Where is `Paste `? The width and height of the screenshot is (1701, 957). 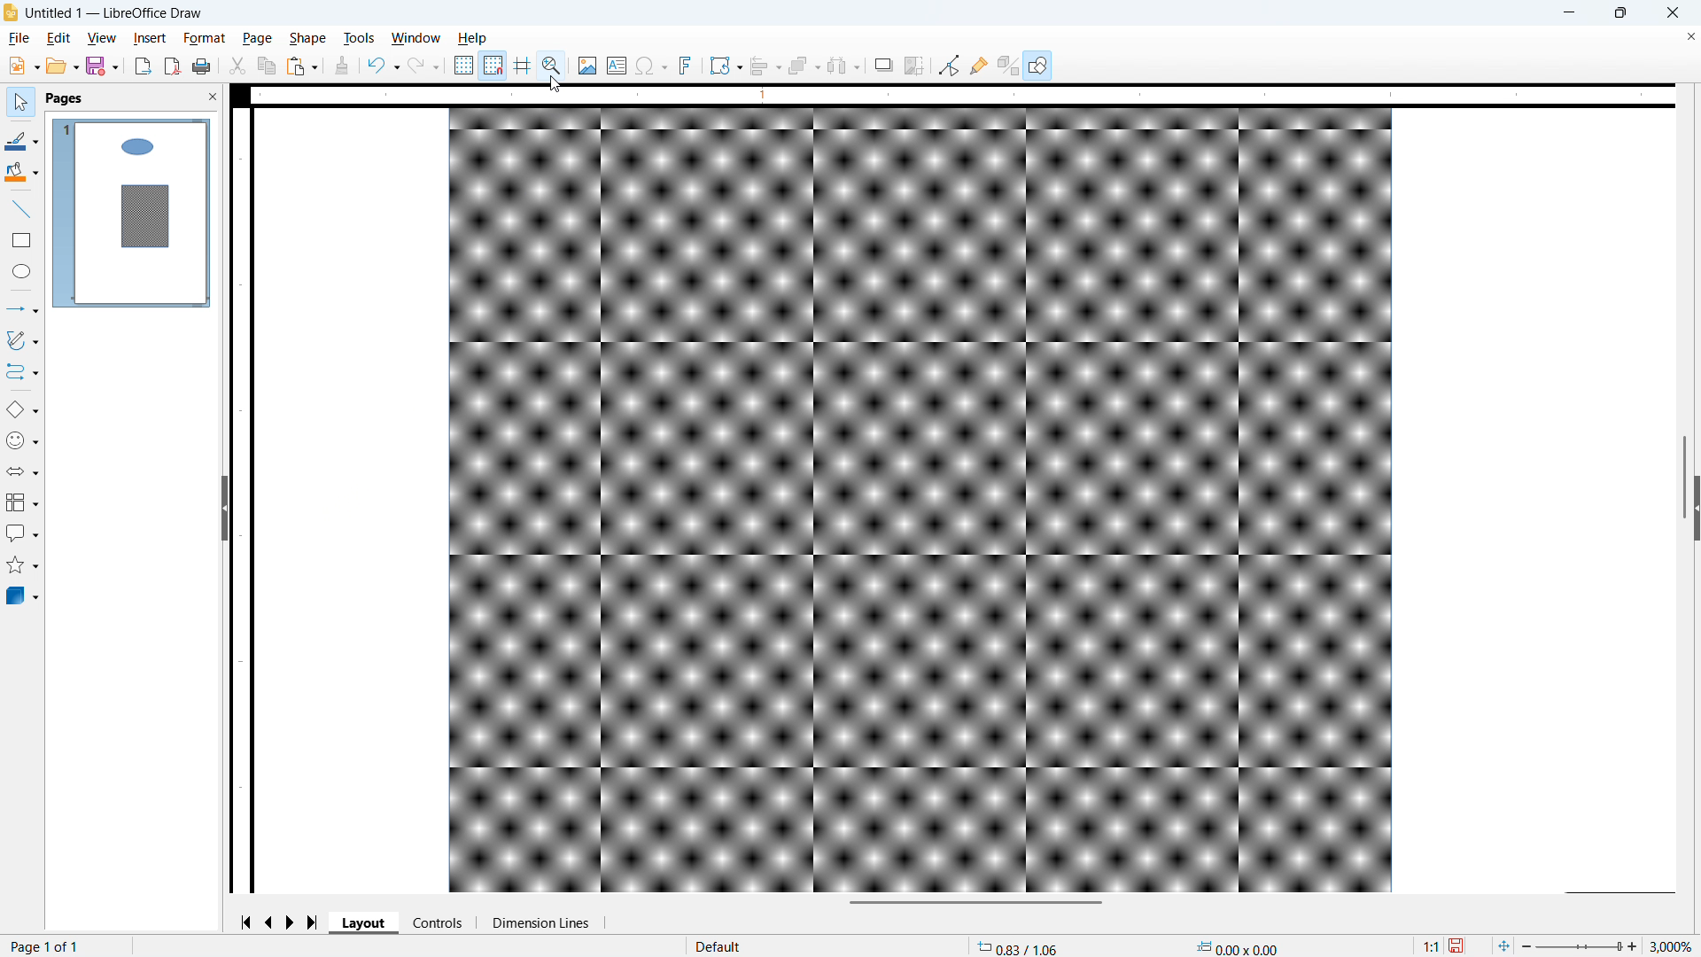
Paste  is located at coordinates (302, 66).